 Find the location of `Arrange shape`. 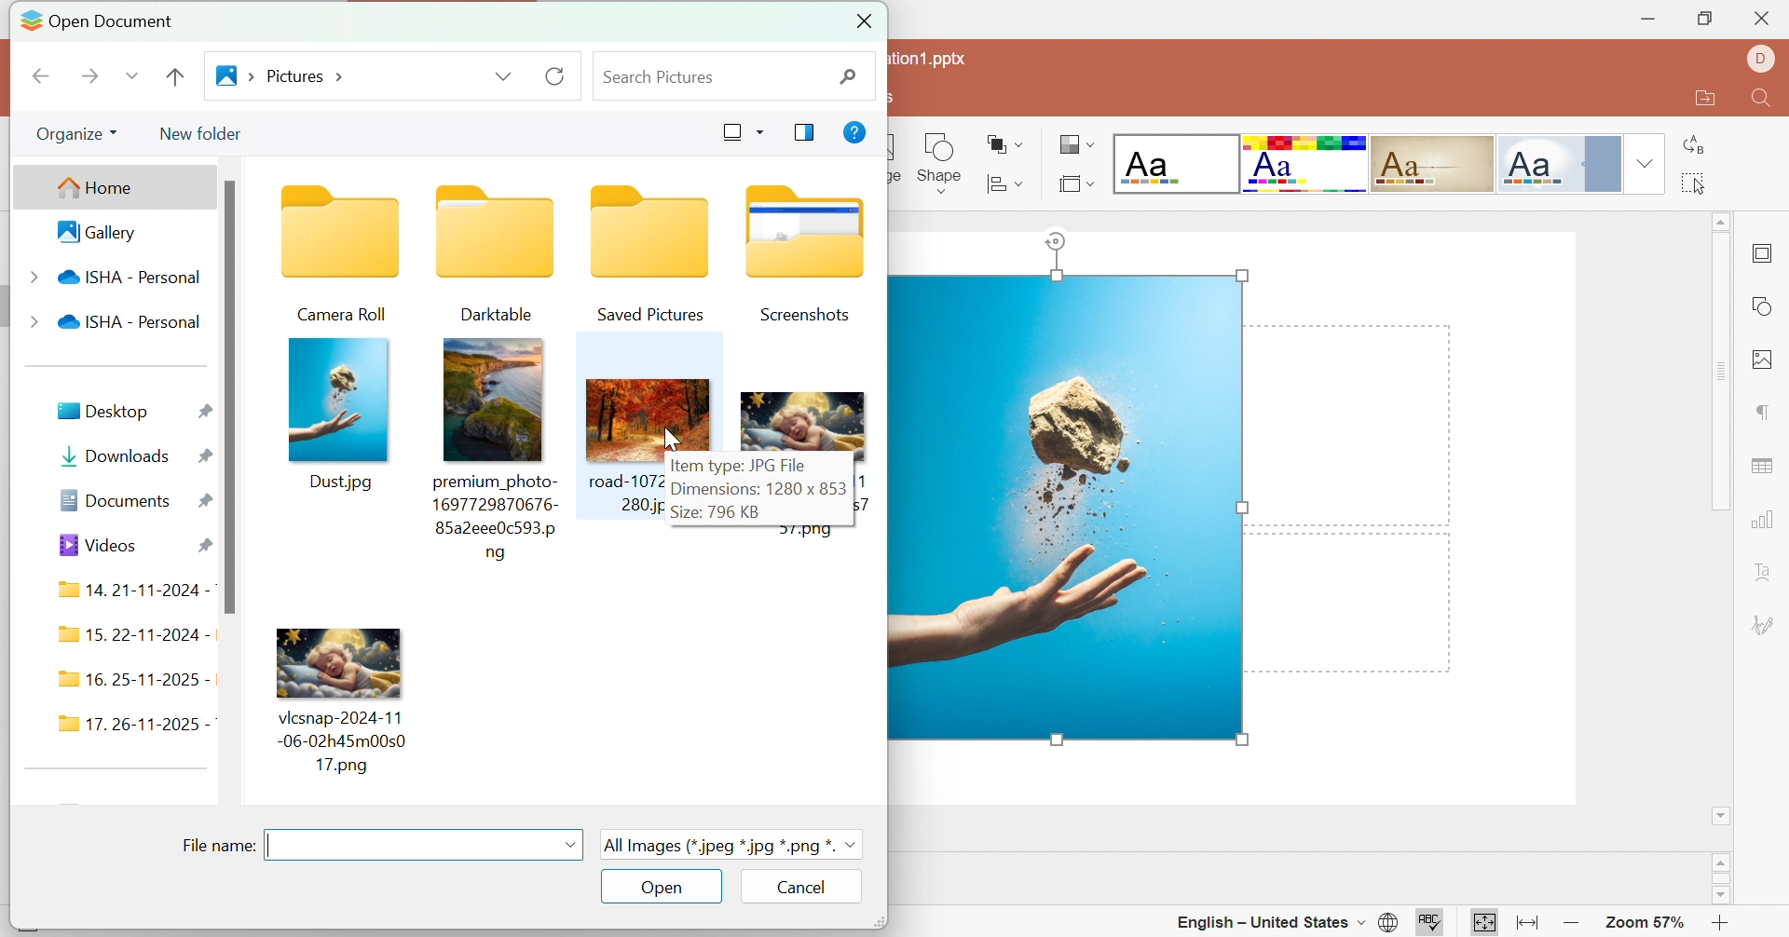

Arrange shape is located at coordinates (1006, 180).